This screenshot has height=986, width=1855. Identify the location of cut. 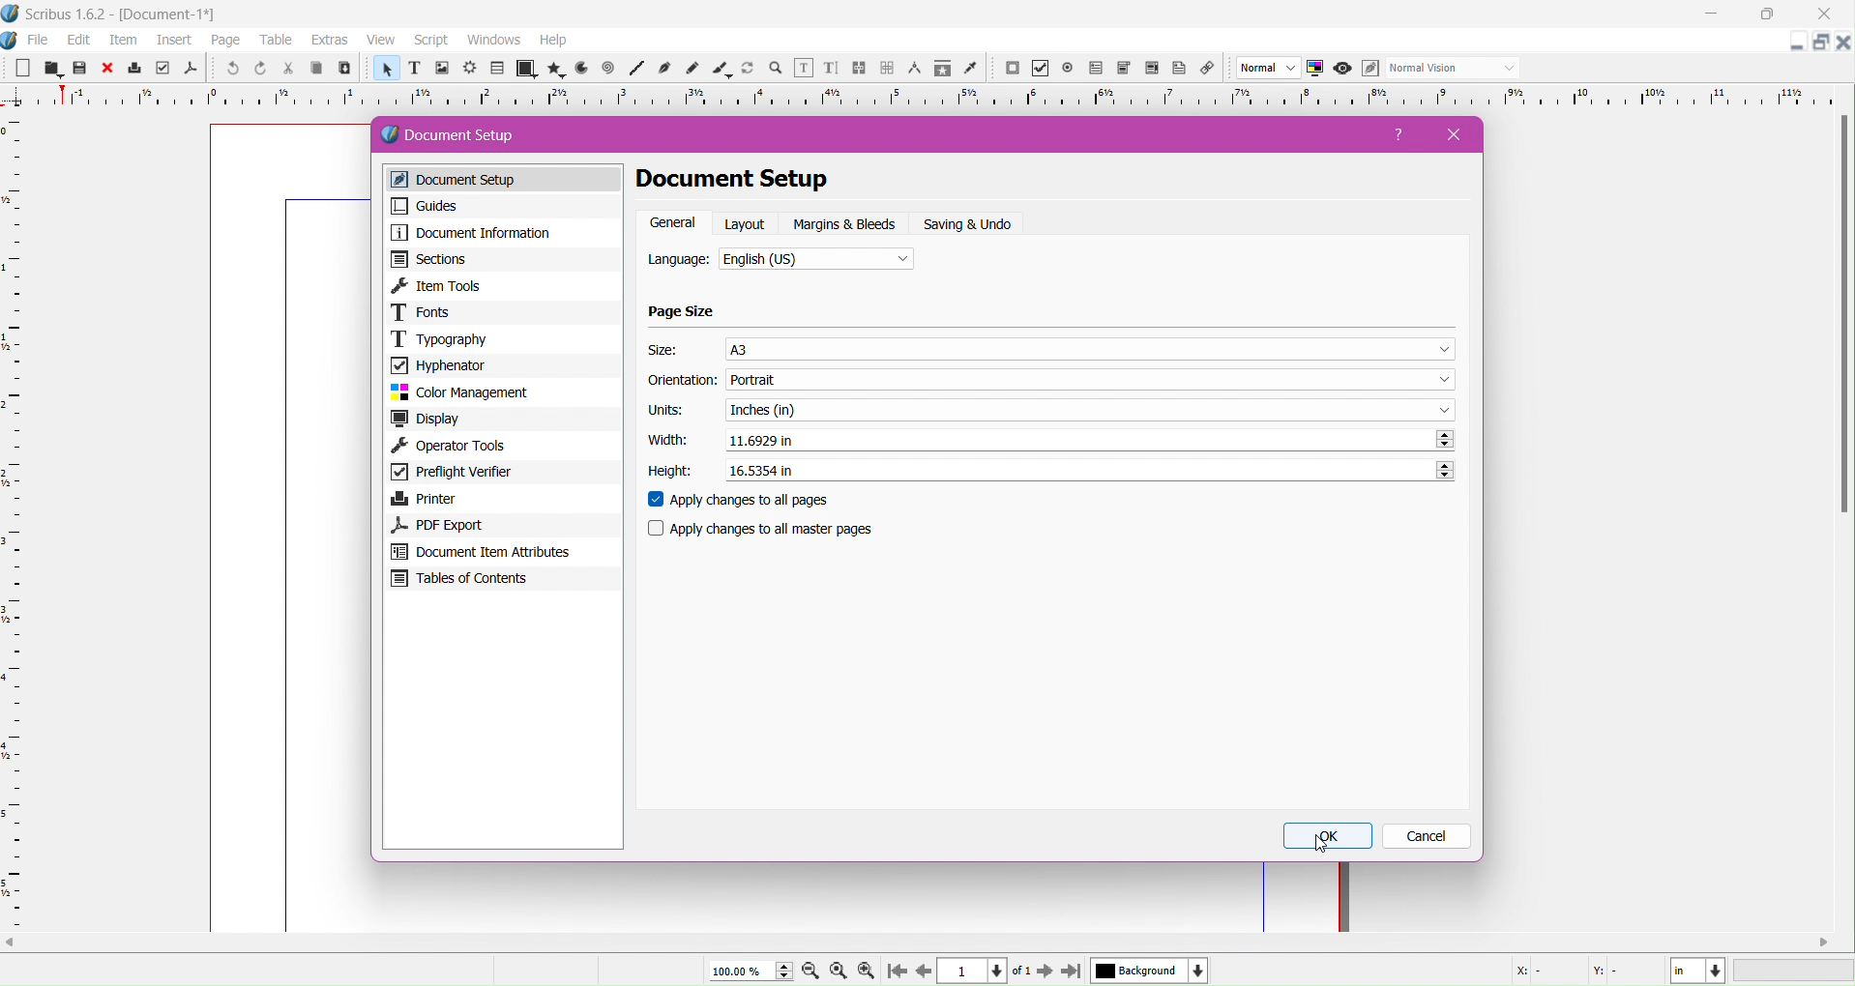
(286, 70).